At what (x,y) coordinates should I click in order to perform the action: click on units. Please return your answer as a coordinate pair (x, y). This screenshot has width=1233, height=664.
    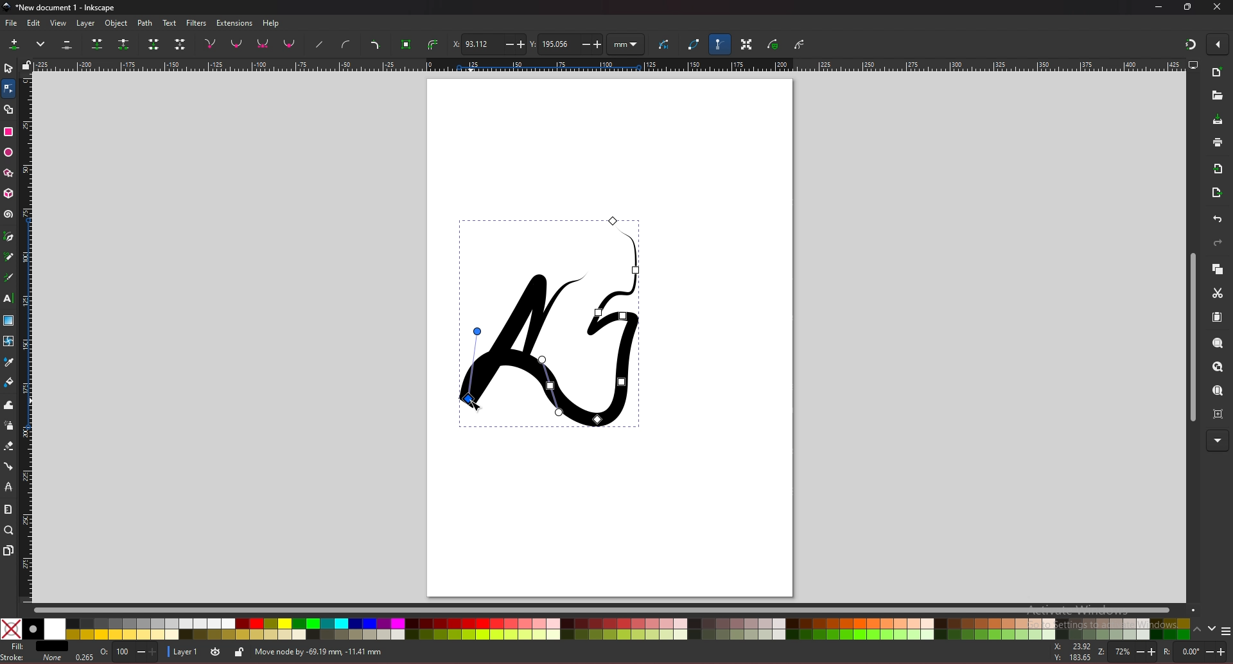
    Looking at the image, I should click on (626, 45).